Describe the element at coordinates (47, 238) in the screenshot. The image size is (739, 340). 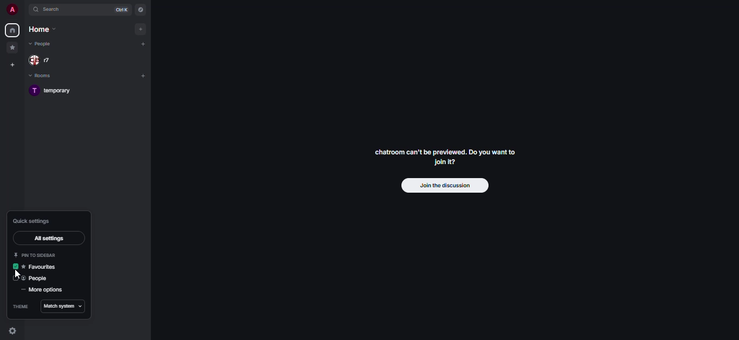
I see `all settings` at that location.